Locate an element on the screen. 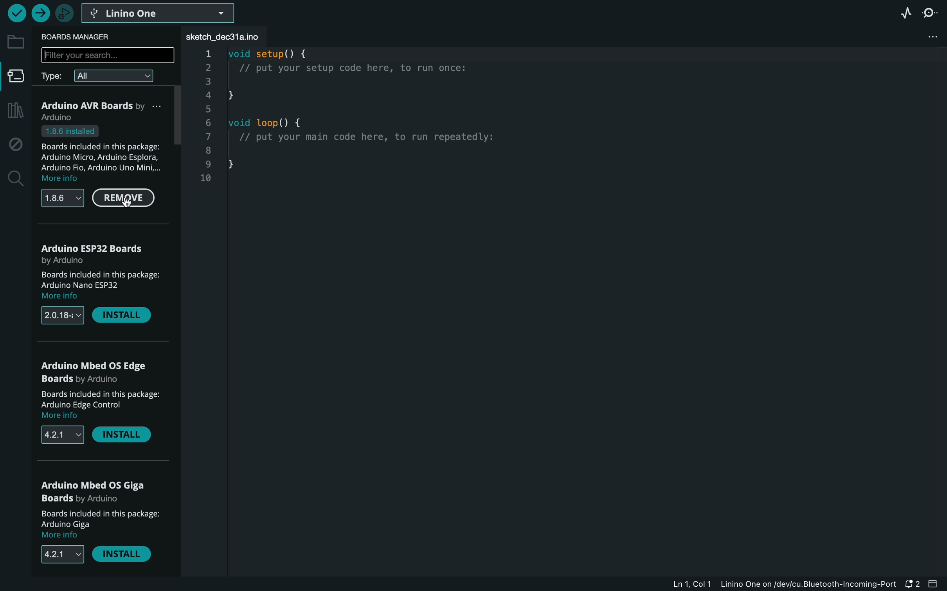 This screenshot has width=947, height=591. type filter is located at coordinates (100, 76).